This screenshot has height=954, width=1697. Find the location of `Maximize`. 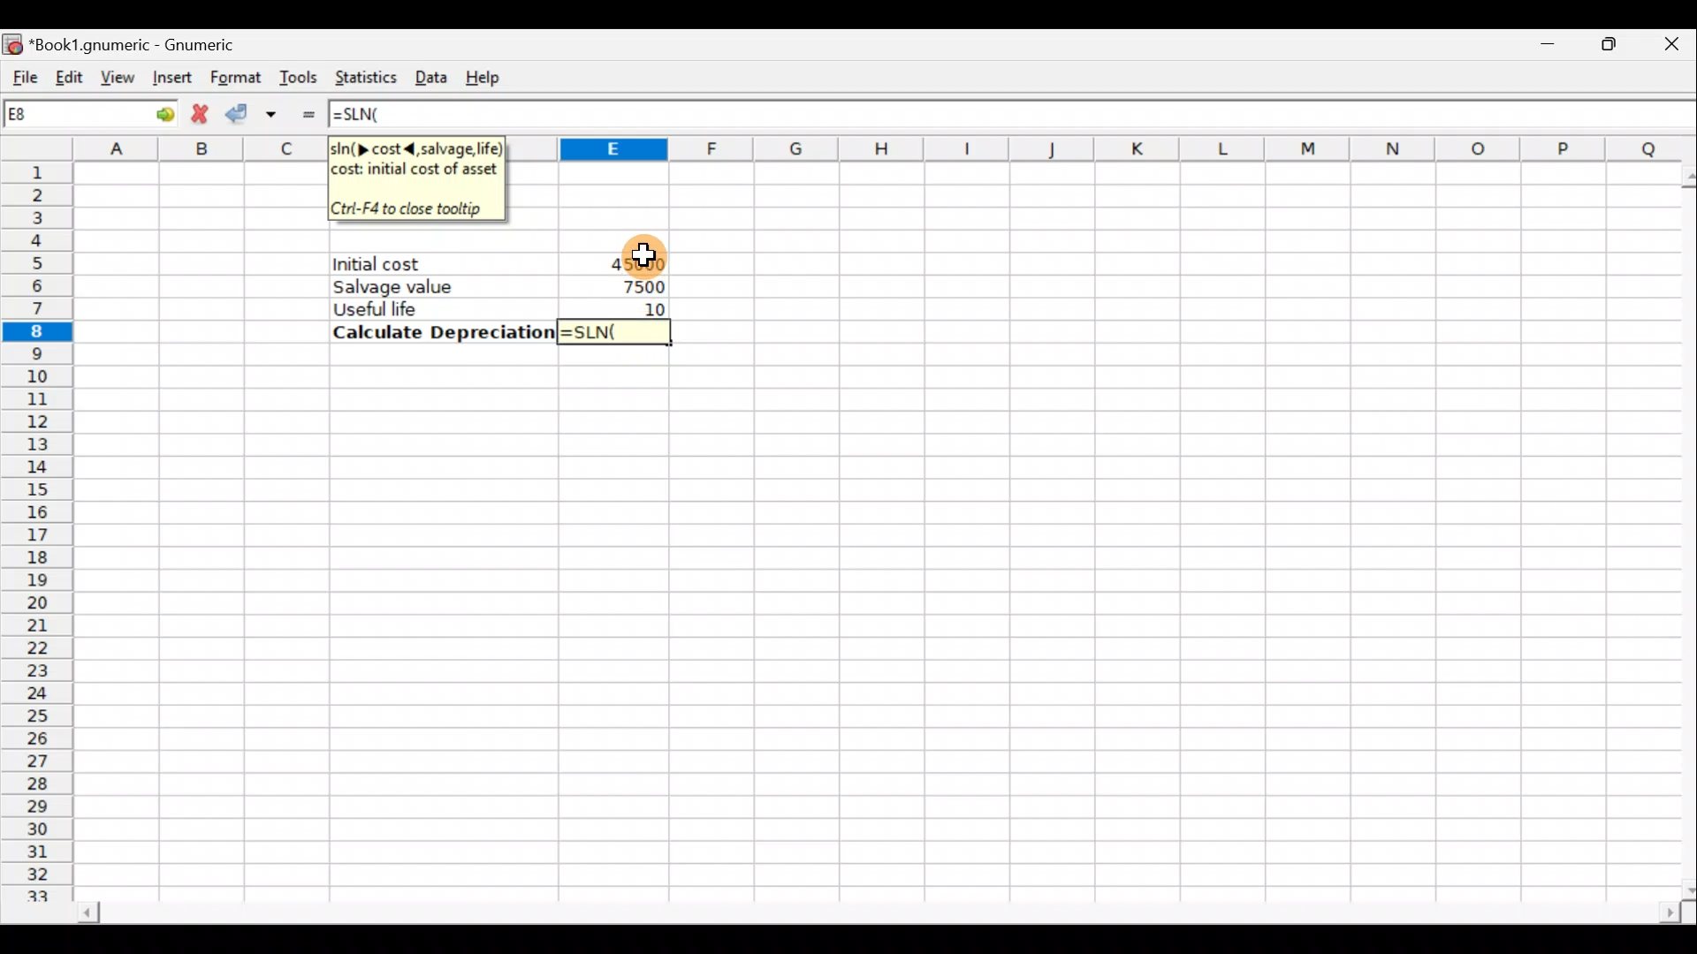

Maximize is located at coordinates (1600, 48).